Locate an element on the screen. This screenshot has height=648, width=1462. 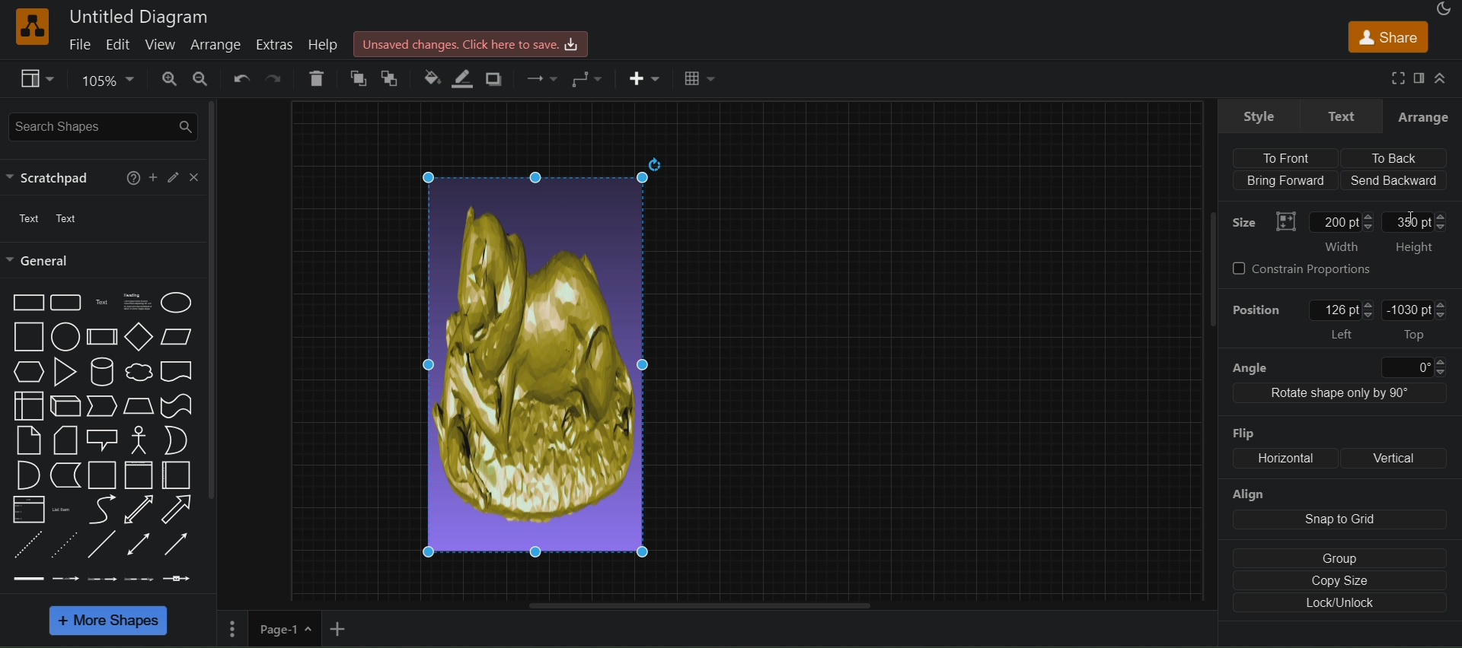
help is located at coordinates (131, 177).